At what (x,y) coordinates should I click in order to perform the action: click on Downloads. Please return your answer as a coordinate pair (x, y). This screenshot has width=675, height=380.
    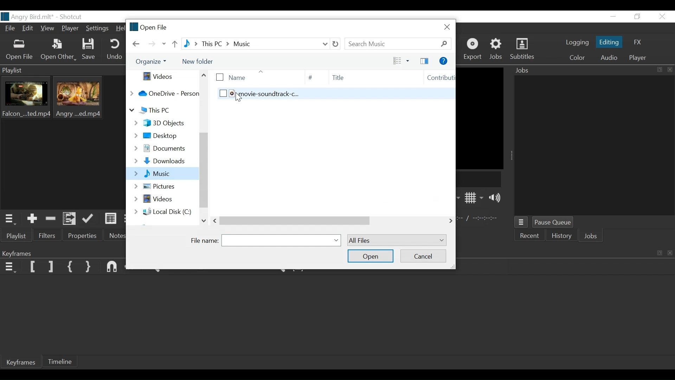
    Looking at the image, I should click on (161, 161).